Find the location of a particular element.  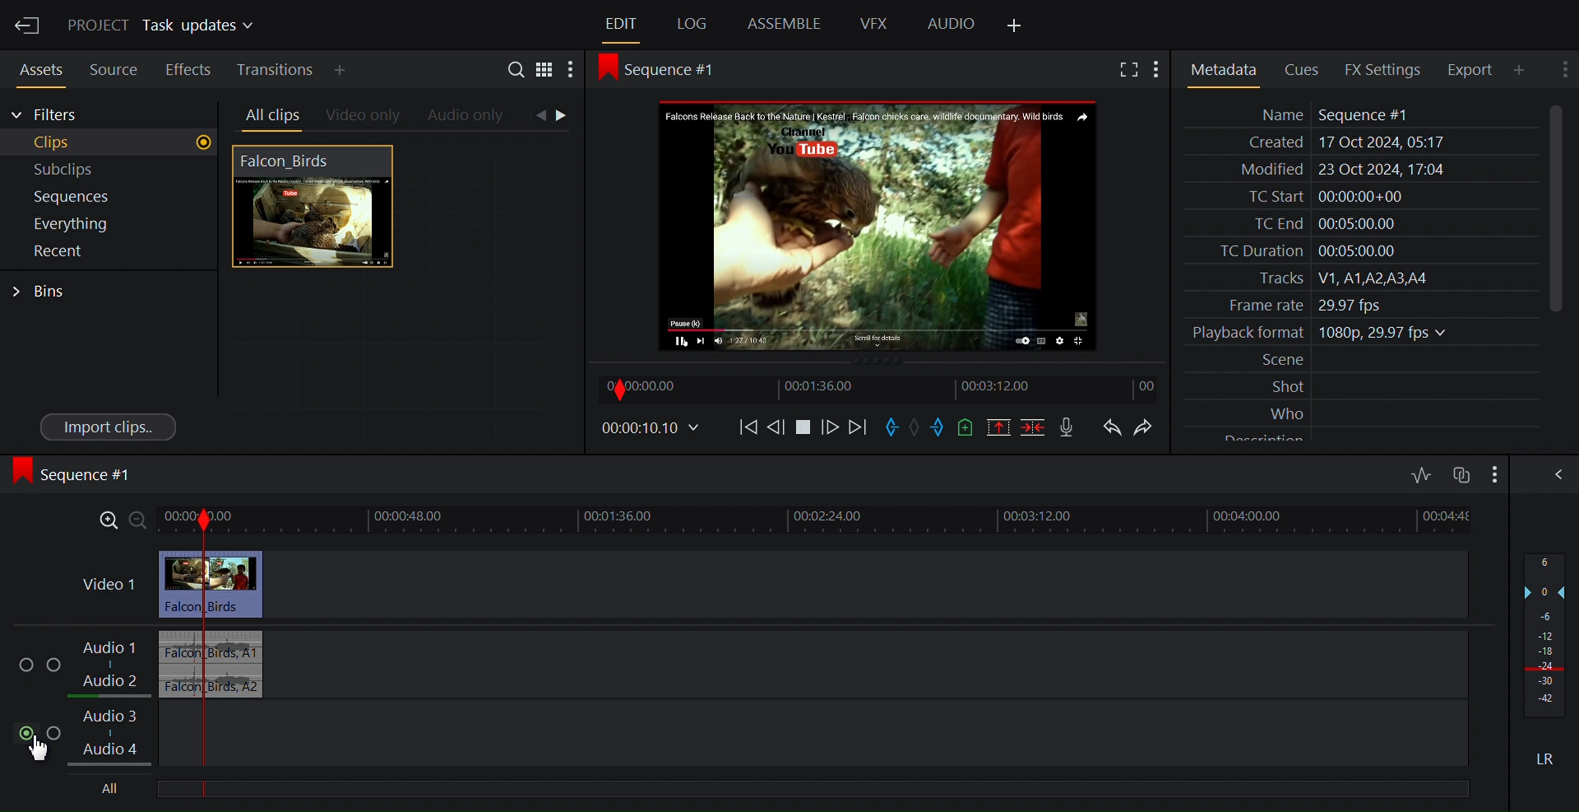

Mark in is located at coordinates (891, 427).